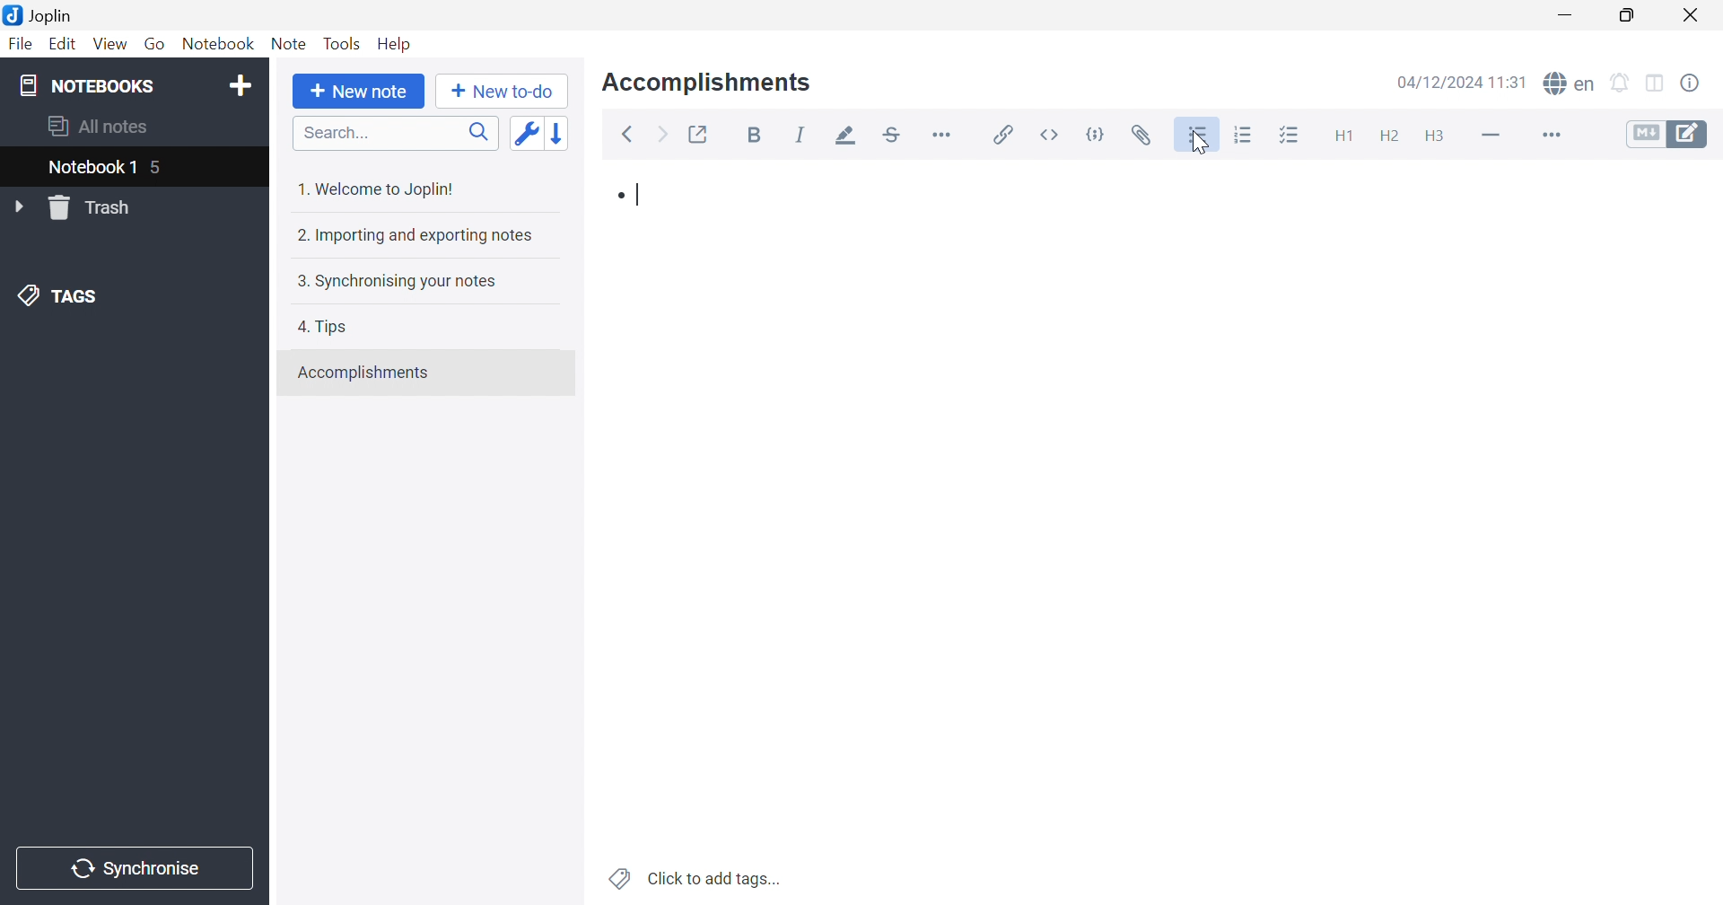 The height and width of the screenshot is (905, 1723). What do you see at coordinates (83, 83) in the screenshot?
I see `NOTEBOOKS` at bounding box center [83, 83].